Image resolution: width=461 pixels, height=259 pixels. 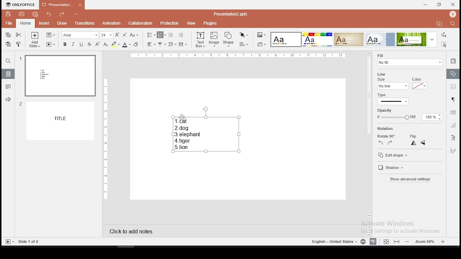 I want to click on fill settings, so click(x=409, y=59).